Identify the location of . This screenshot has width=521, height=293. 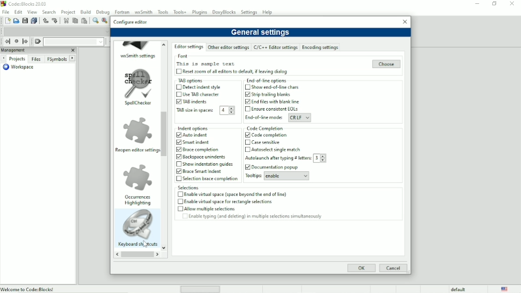
(178, 157).